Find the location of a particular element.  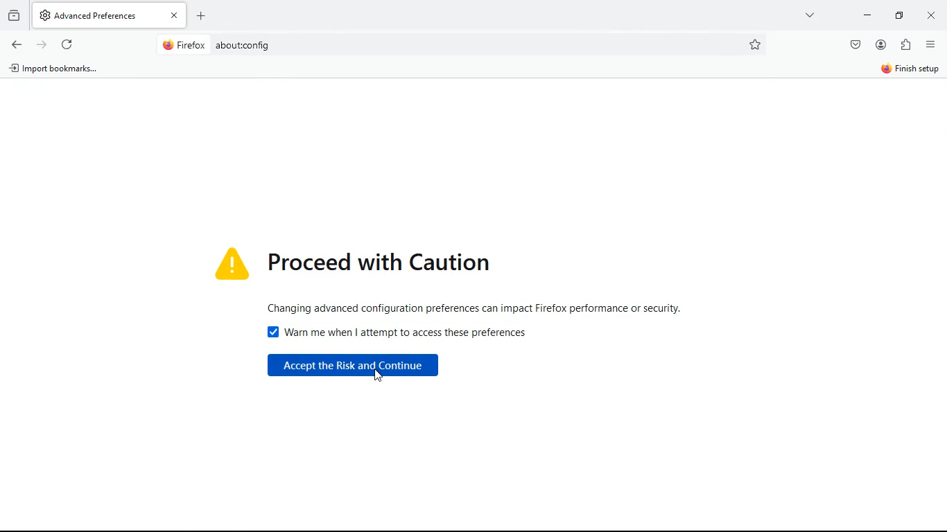

options is located at coordinates (931, 46).